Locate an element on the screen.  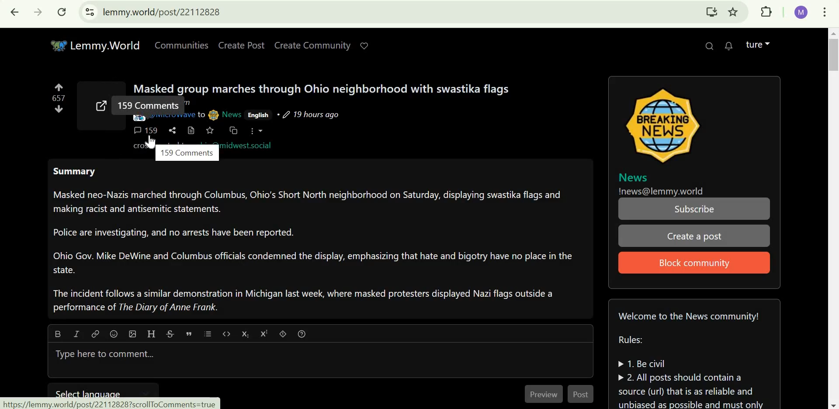
0 unread messages is located at coordinates (729, 46).